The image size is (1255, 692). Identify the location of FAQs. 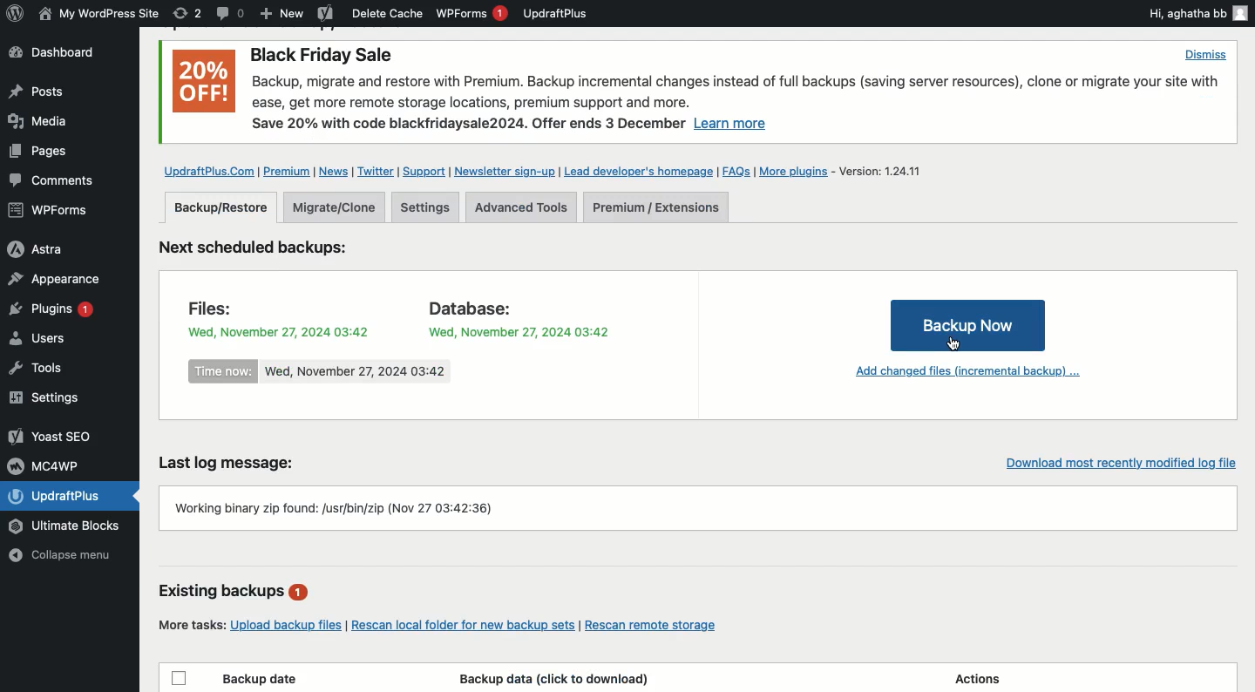
(736, 173).